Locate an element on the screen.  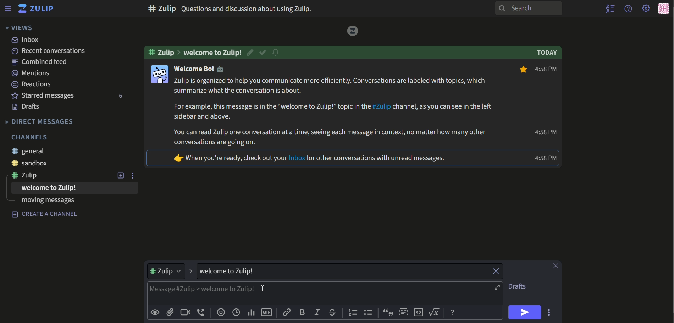
textbox is located at coordinates (311, 292).